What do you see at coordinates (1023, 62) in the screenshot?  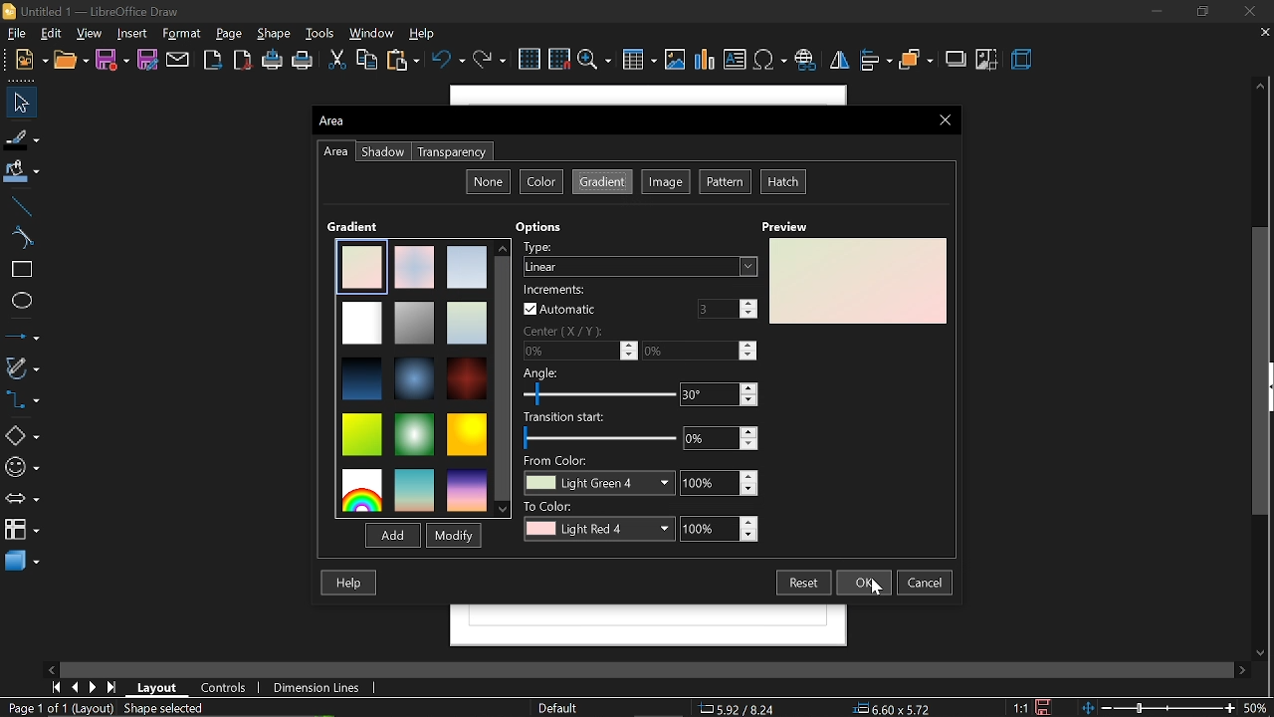 I see `3d effect` at bounding box center [1023, 62].